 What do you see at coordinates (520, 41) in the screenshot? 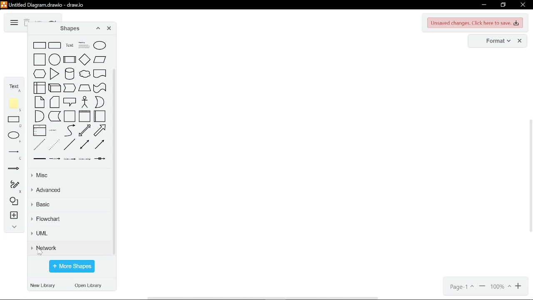
I see `close` at bounding box center [520, 41].